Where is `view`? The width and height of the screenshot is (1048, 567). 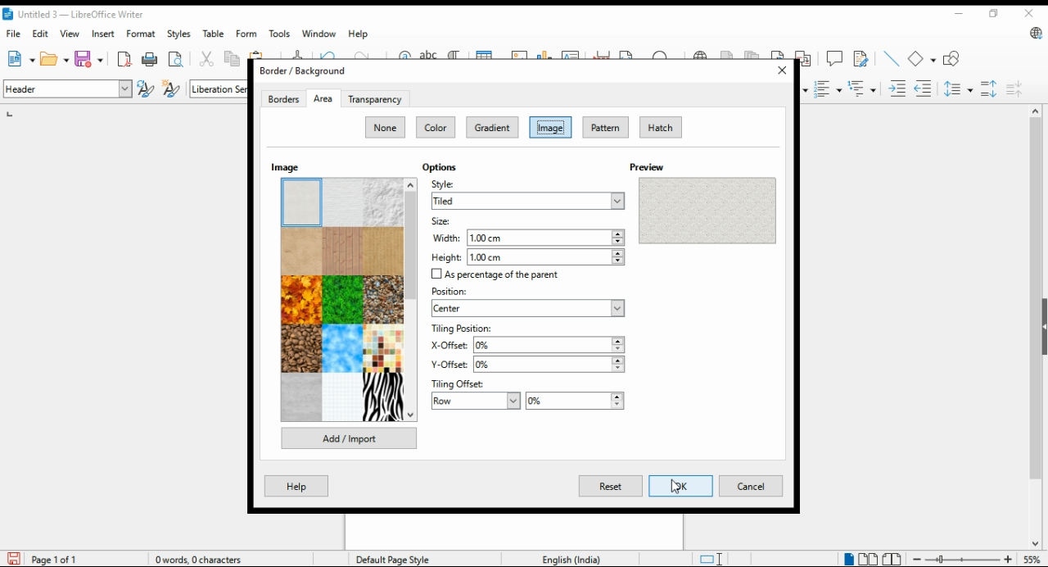 view is located at coordinates (70, 34).